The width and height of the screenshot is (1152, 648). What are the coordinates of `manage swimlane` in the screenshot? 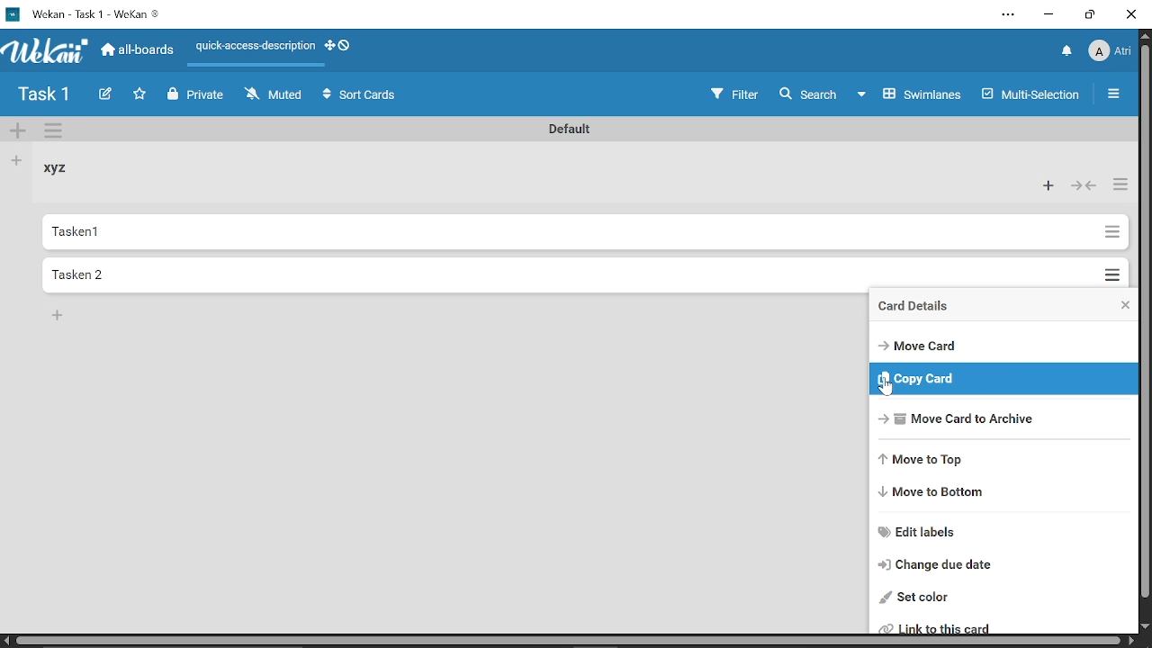 It's located at (56, 132).